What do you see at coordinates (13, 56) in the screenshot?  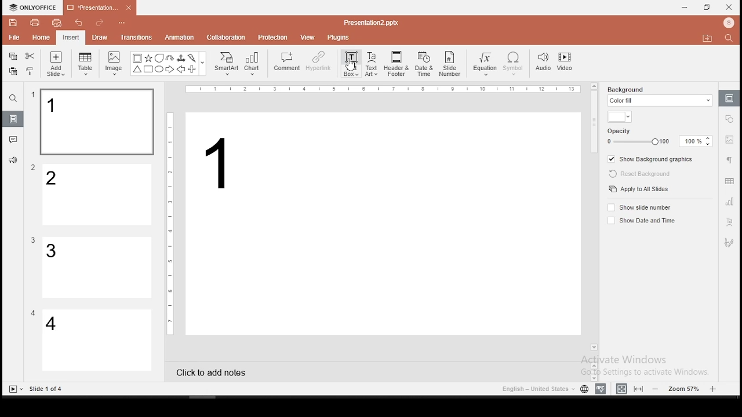 I see `copy` at bounding box center [13, 56].